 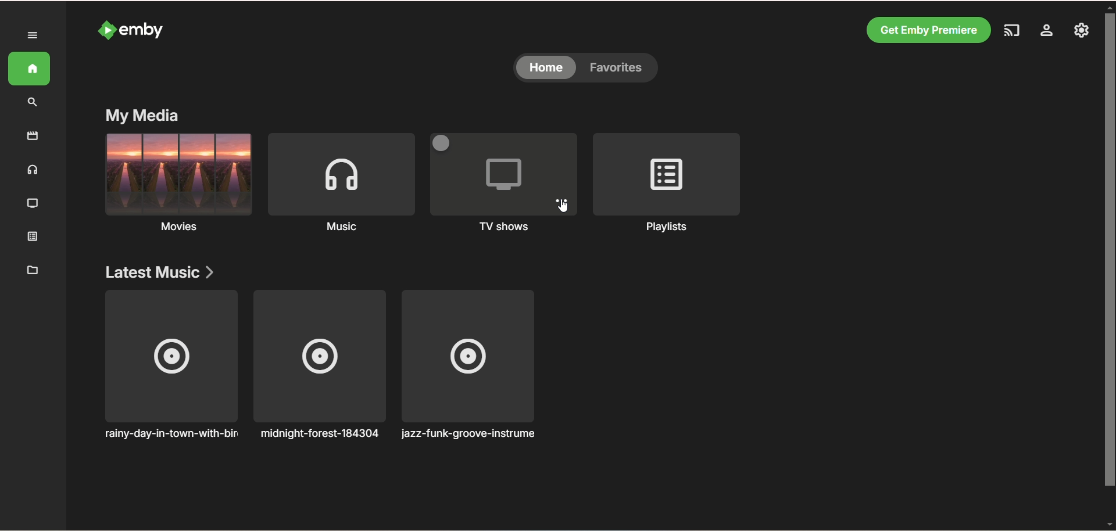 What do you see at coordinates (1010, 32) in the screenshot?
I see `play on another device` at bounding box center [1010, 32].